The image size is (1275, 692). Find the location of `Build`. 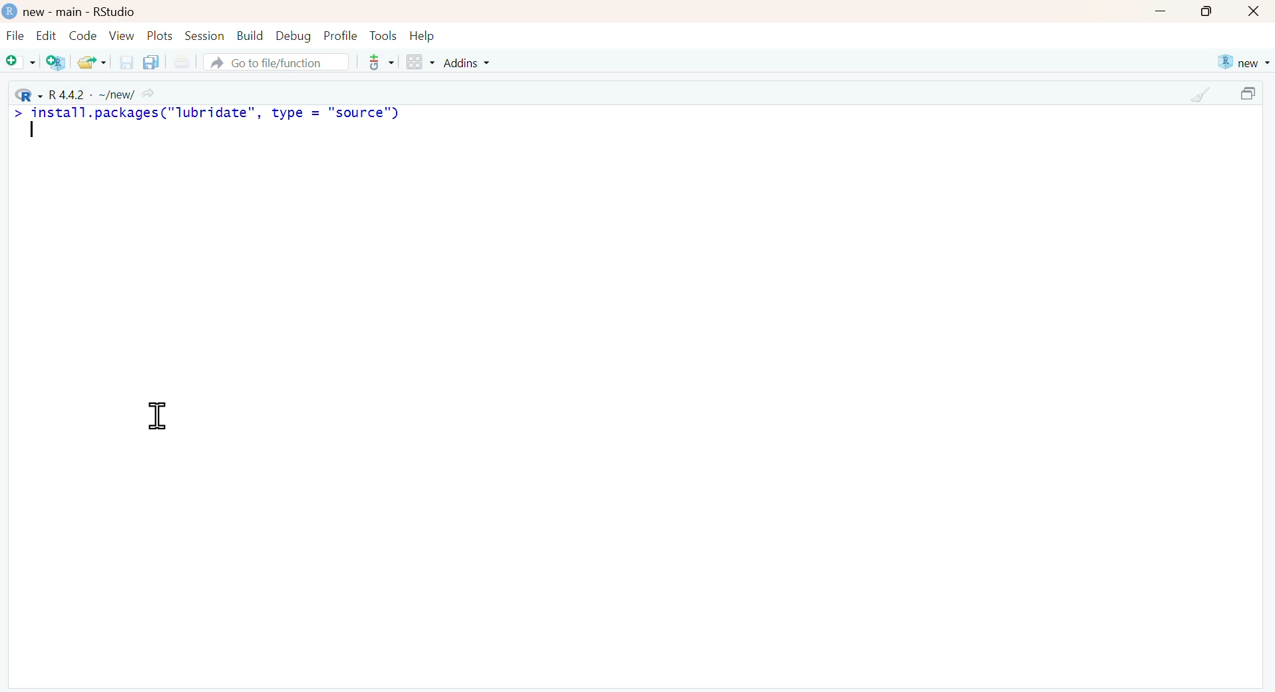

Build is located at coordinates (250, 36).